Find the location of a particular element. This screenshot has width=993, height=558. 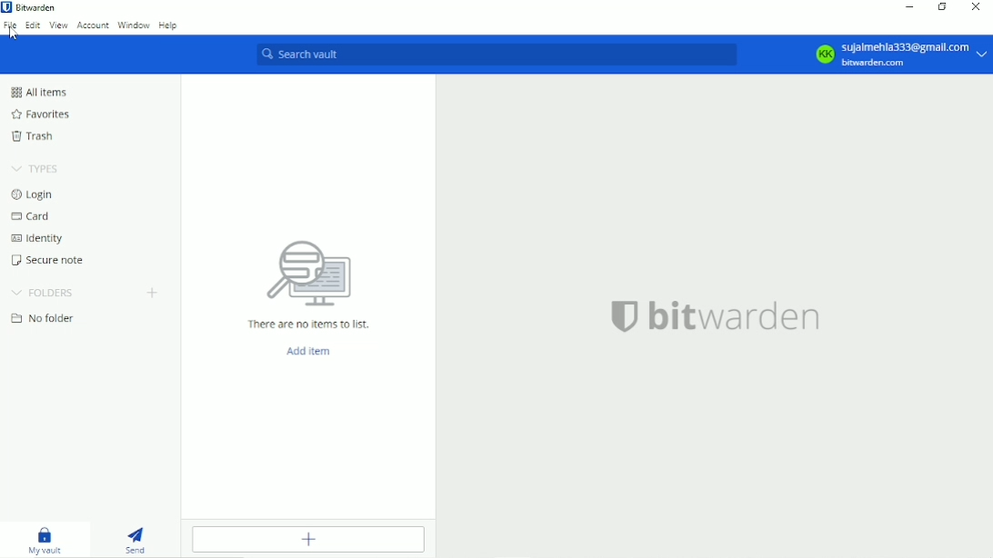

View is located at coordinates (59, 25).